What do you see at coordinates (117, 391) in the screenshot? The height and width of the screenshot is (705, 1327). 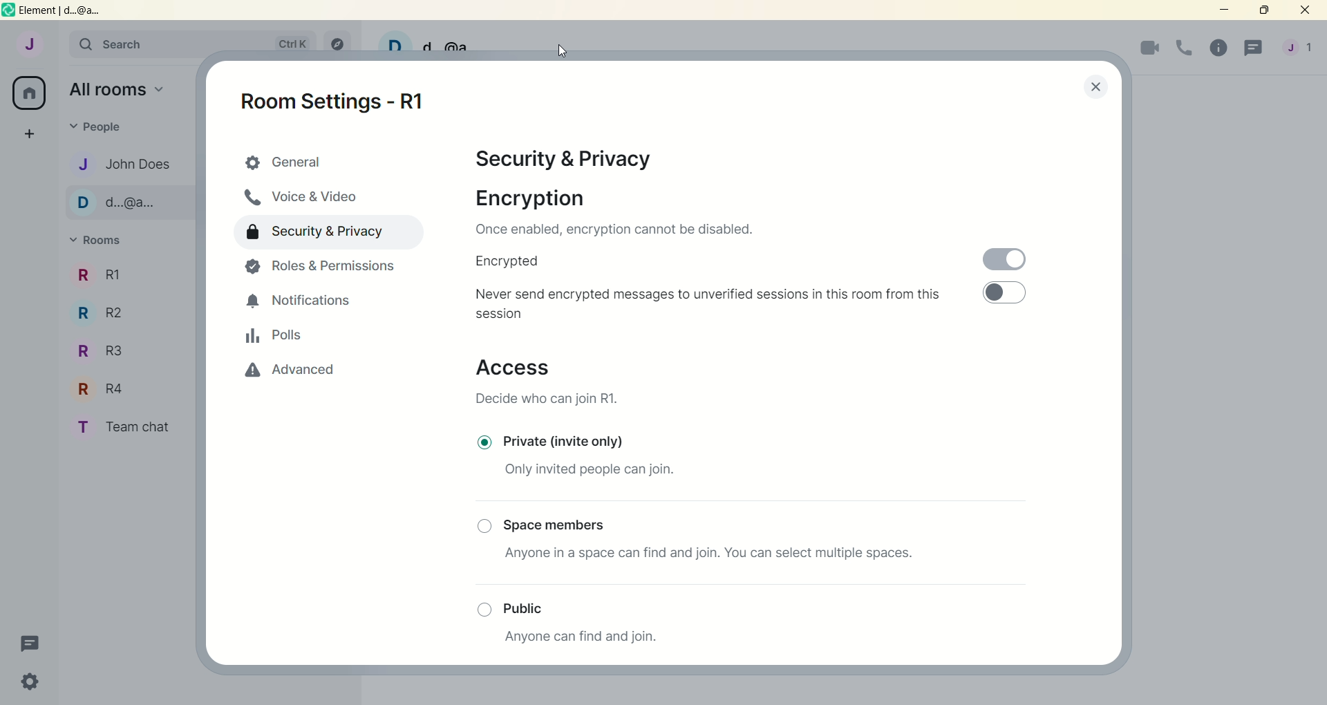 I see `R R4` at bounding box center [117, 391].